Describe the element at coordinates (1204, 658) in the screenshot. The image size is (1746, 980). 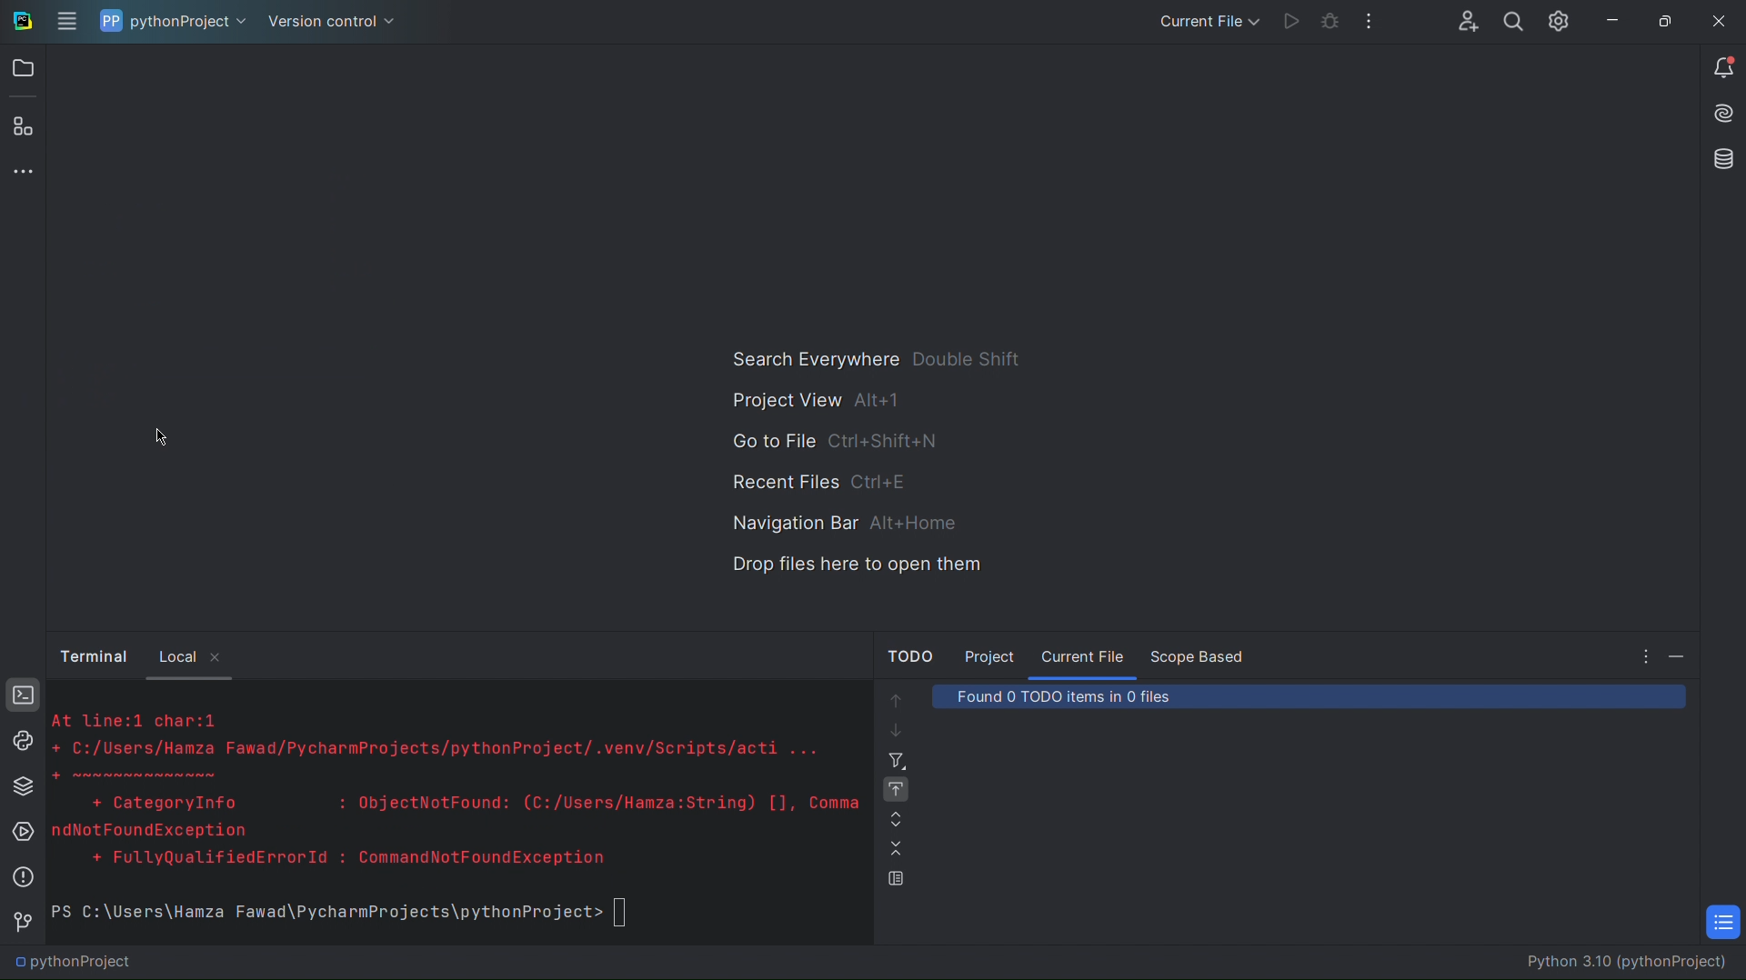
I see `Scope Based` at that location.